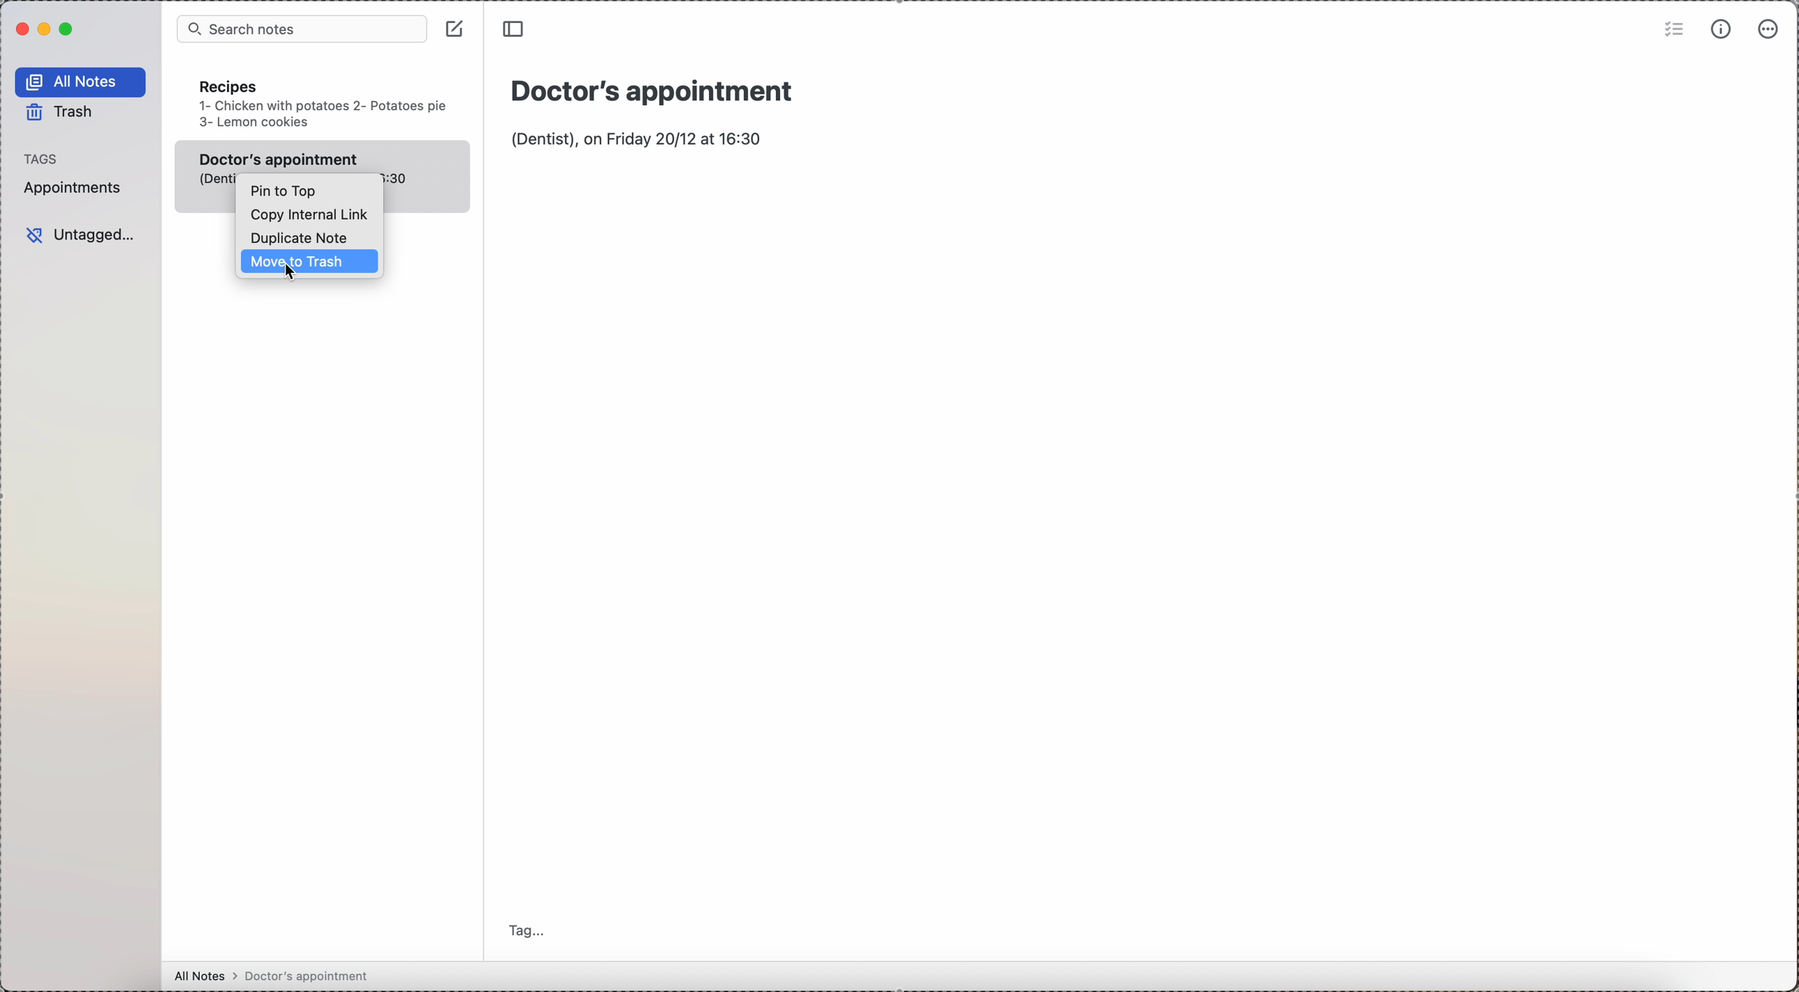 The image size is (1799, 992). What do you see at coordinates (1672, 31) in the screenshot?
I see `check list` at bounding box center [1672, 31].